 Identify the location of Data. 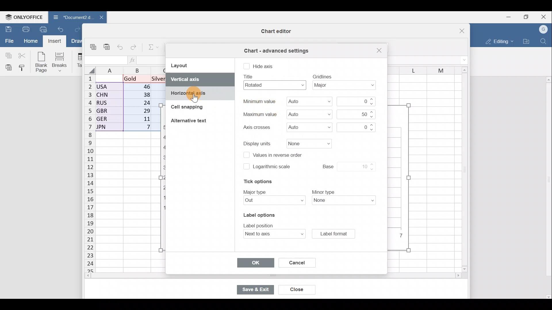
(125, 105).